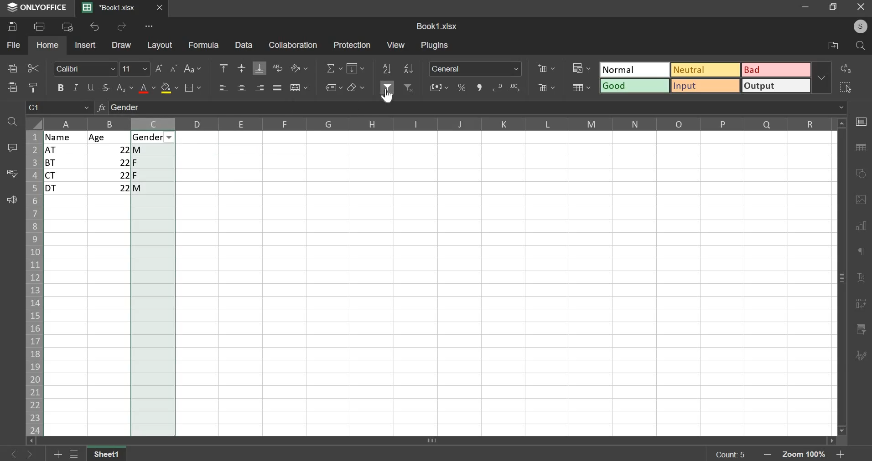 The width and height of the screenshot is (872, 461). Describe the element at coordinates (122, 27) in the screenshot. I see `redo` at that location.